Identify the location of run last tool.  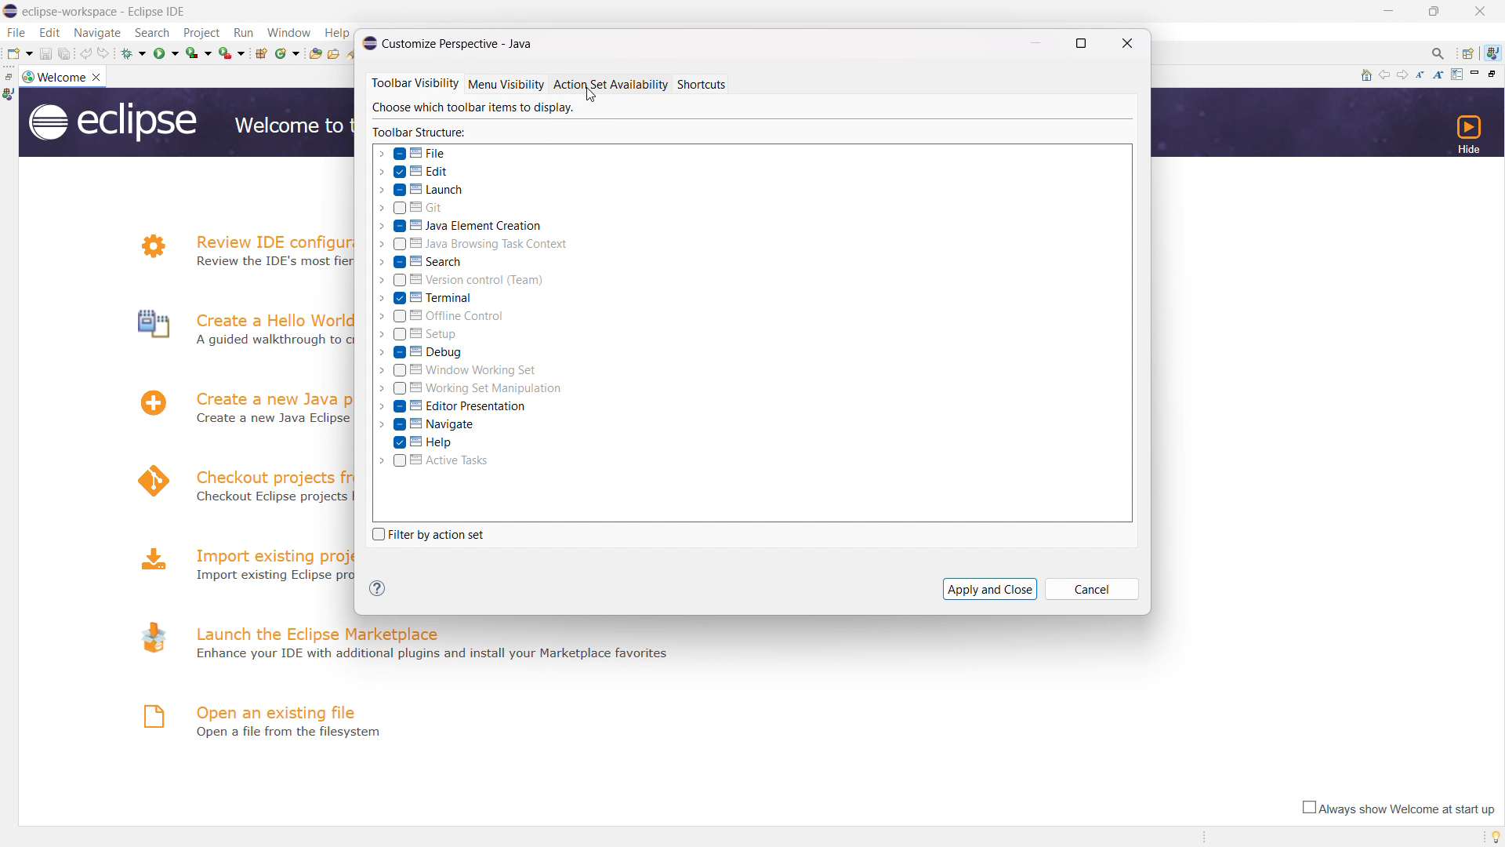
(232, 53).